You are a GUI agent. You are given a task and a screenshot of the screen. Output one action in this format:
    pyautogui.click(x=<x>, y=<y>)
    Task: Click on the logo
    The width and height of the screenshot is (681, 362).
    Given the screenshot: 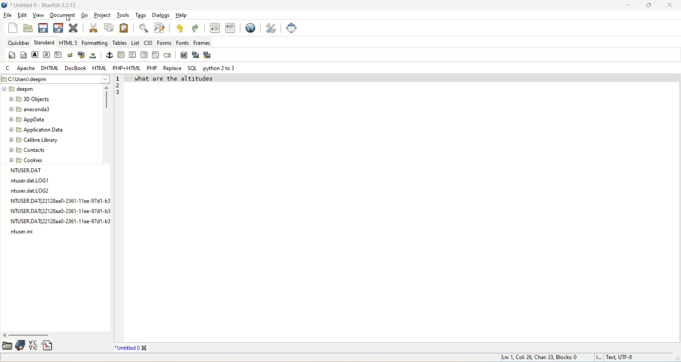 What is the action you would take?
    pyautogui.click(x=4, y=5)
    